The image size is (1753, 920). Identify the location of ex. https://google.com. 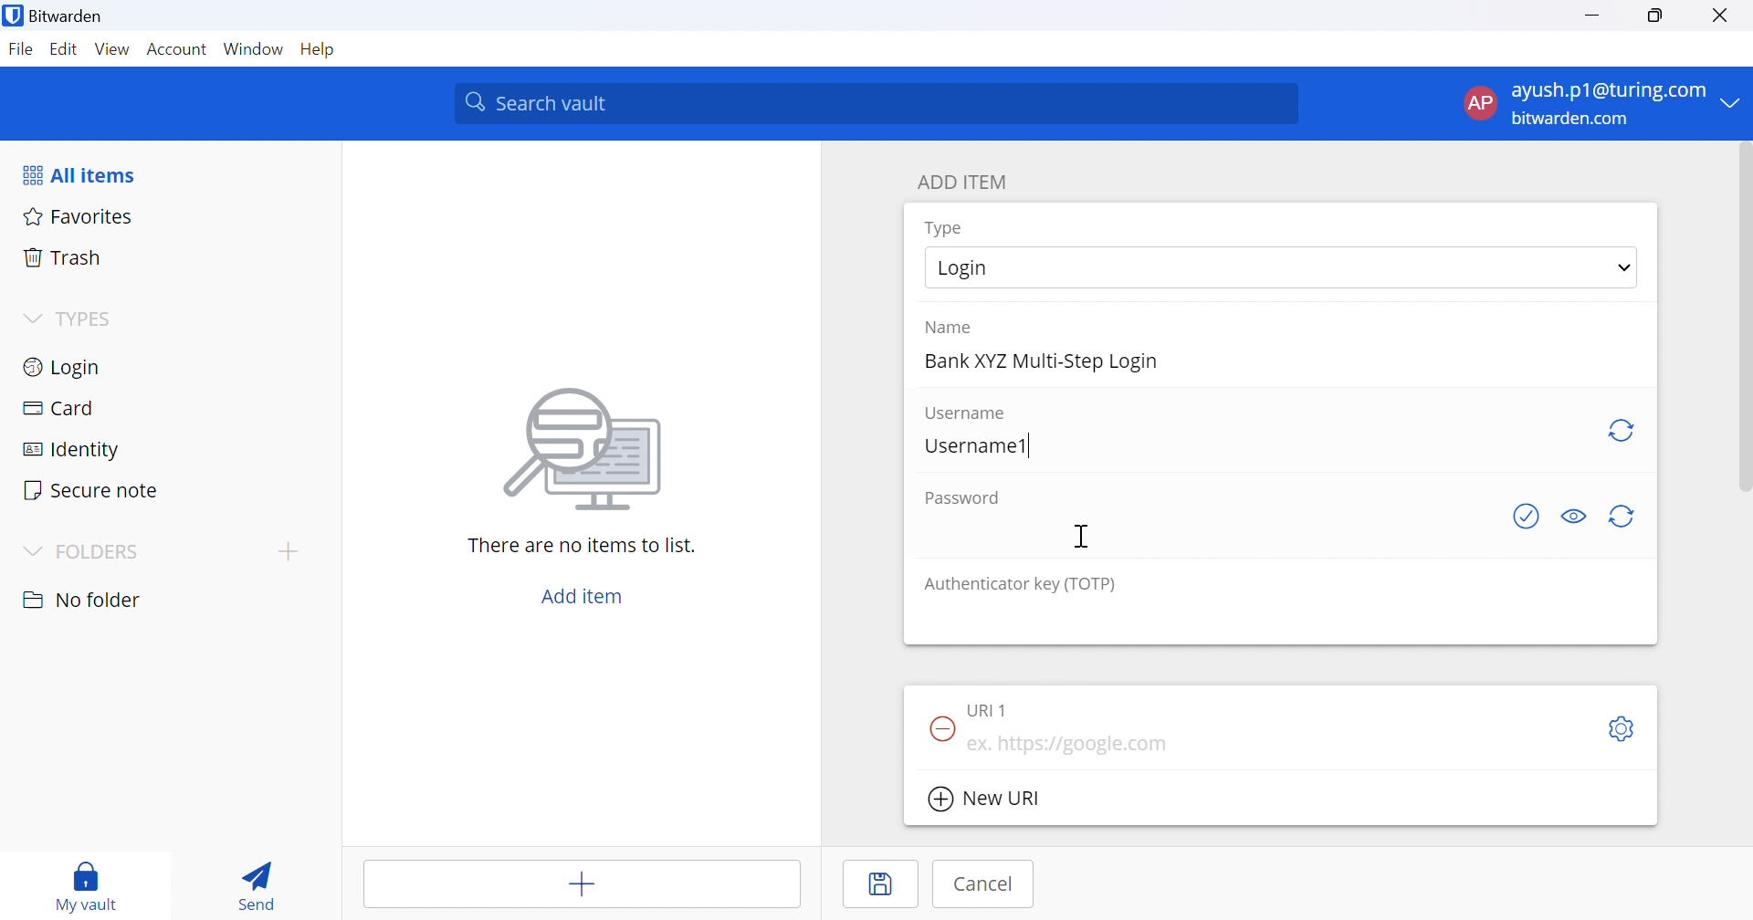
(1073, 746).